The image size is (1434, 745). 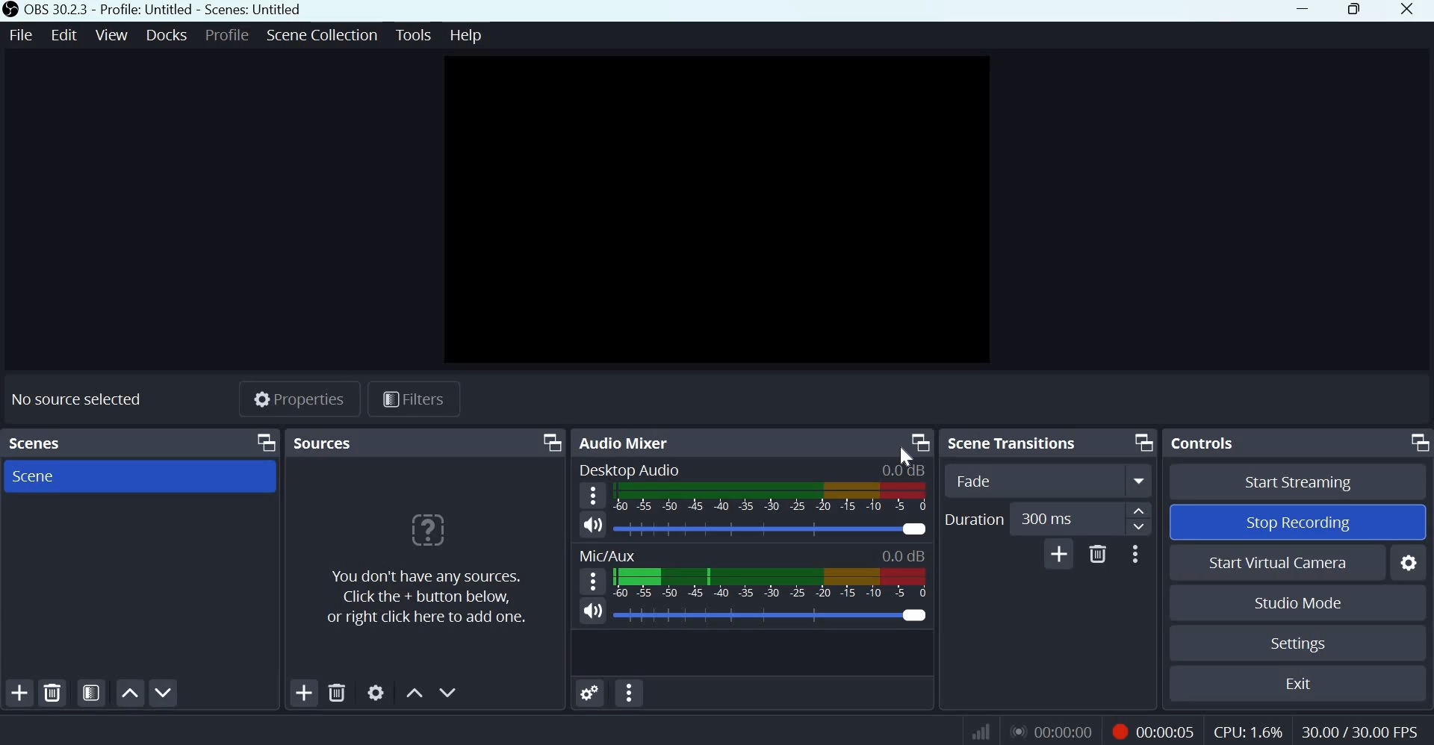 I want to click on Dock Options icon, so click(x=1143, y=443).